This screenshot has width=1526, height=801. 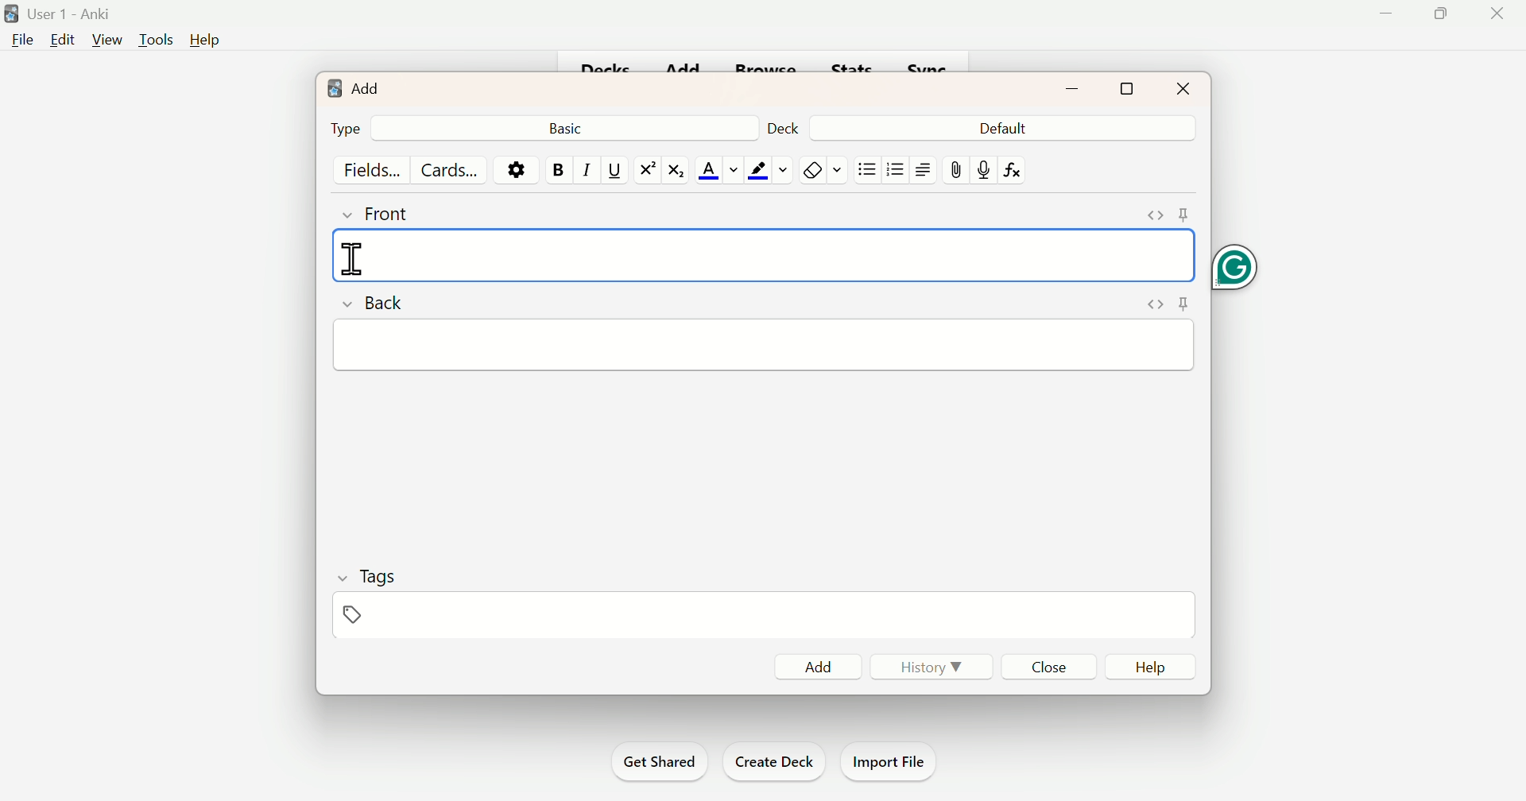 I want to click on Help, so click(x=205, y=37).